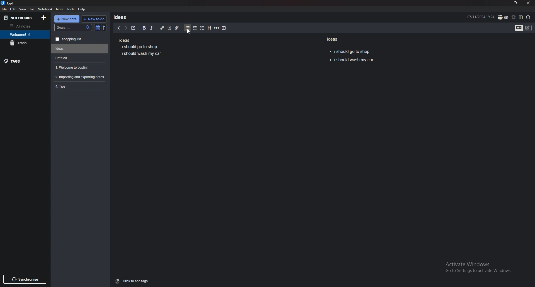 This screenshot has height=287, width=535. I want to click on checkbox, so click(202, 28).